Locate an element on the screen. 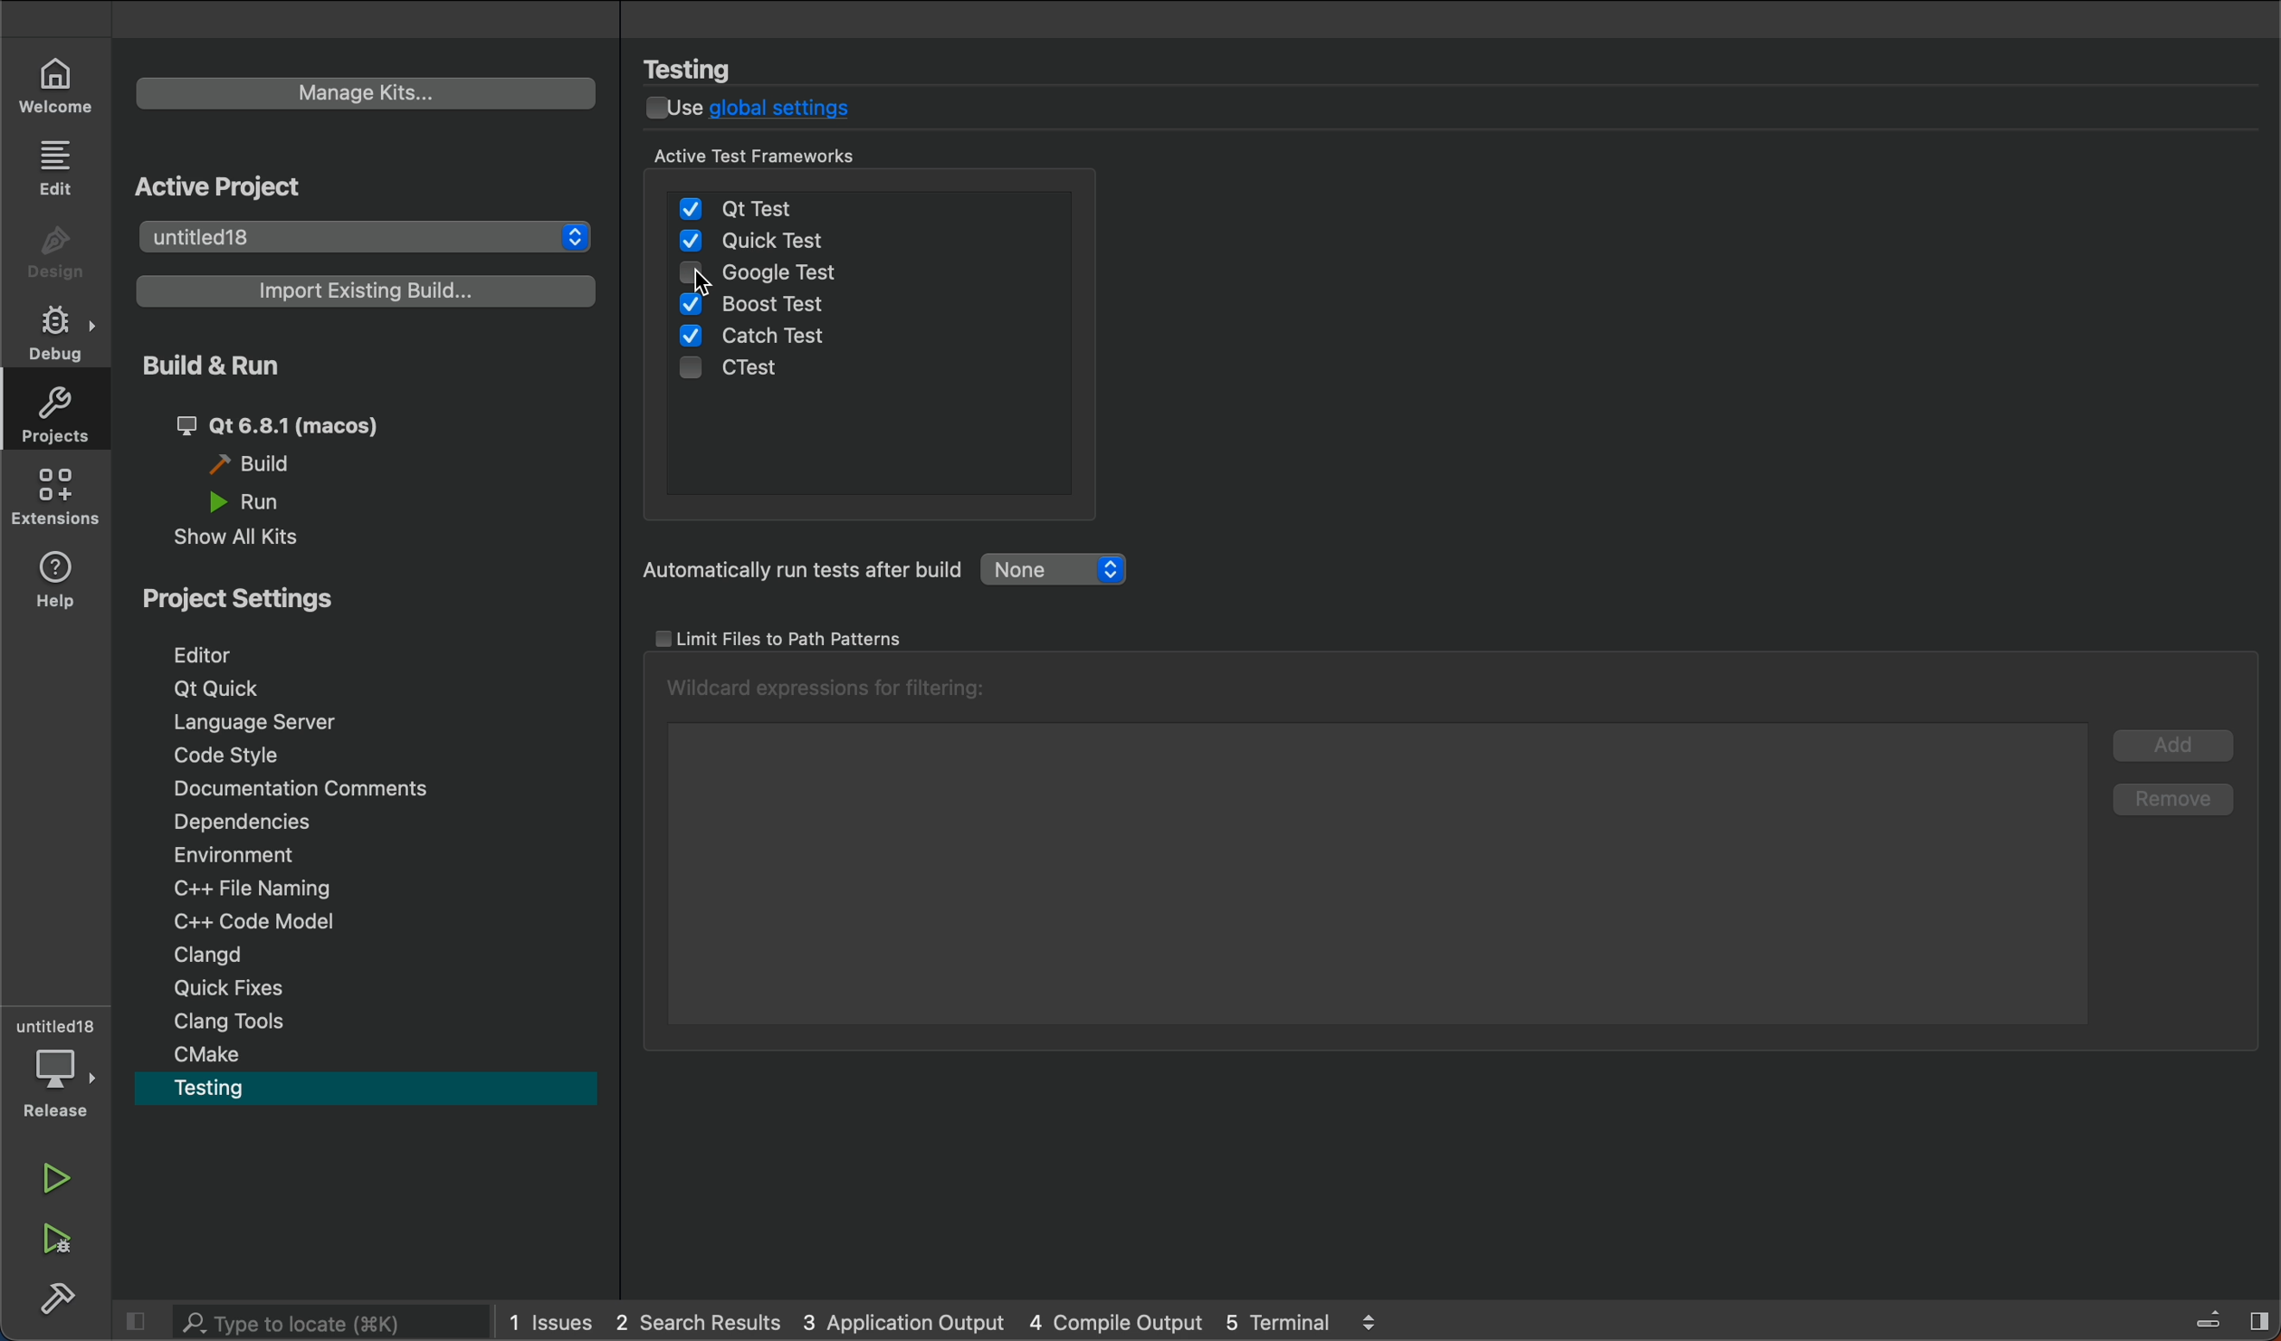  coding style is located at coordinates (366, 761).